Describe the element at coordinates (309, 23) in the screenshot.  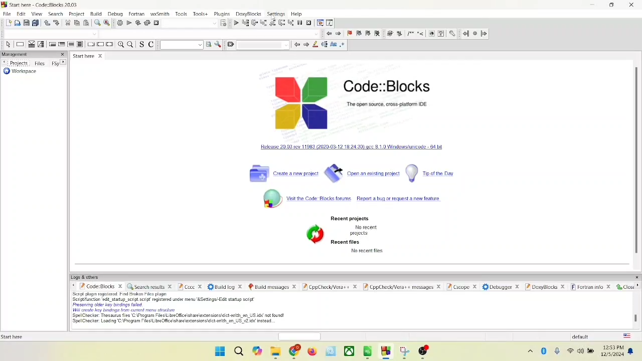
I see `stop debugger` at that location.